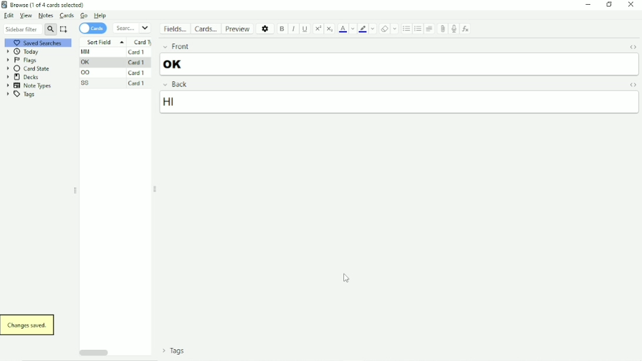  What do you see at coordinates (395, 28) in the screenshot?
I see `Select formatting to remove` at bounding box center [395, 28].